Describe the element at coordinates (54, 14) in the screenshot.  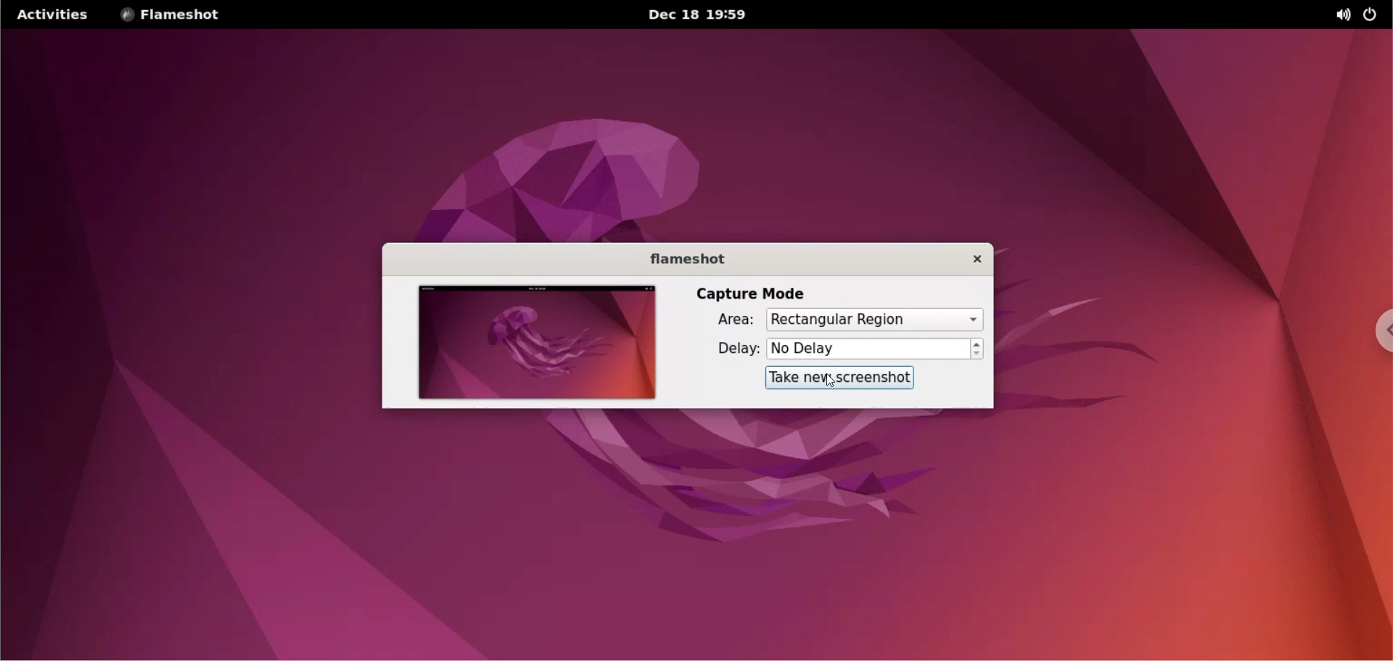
I see `Activites` at that location.